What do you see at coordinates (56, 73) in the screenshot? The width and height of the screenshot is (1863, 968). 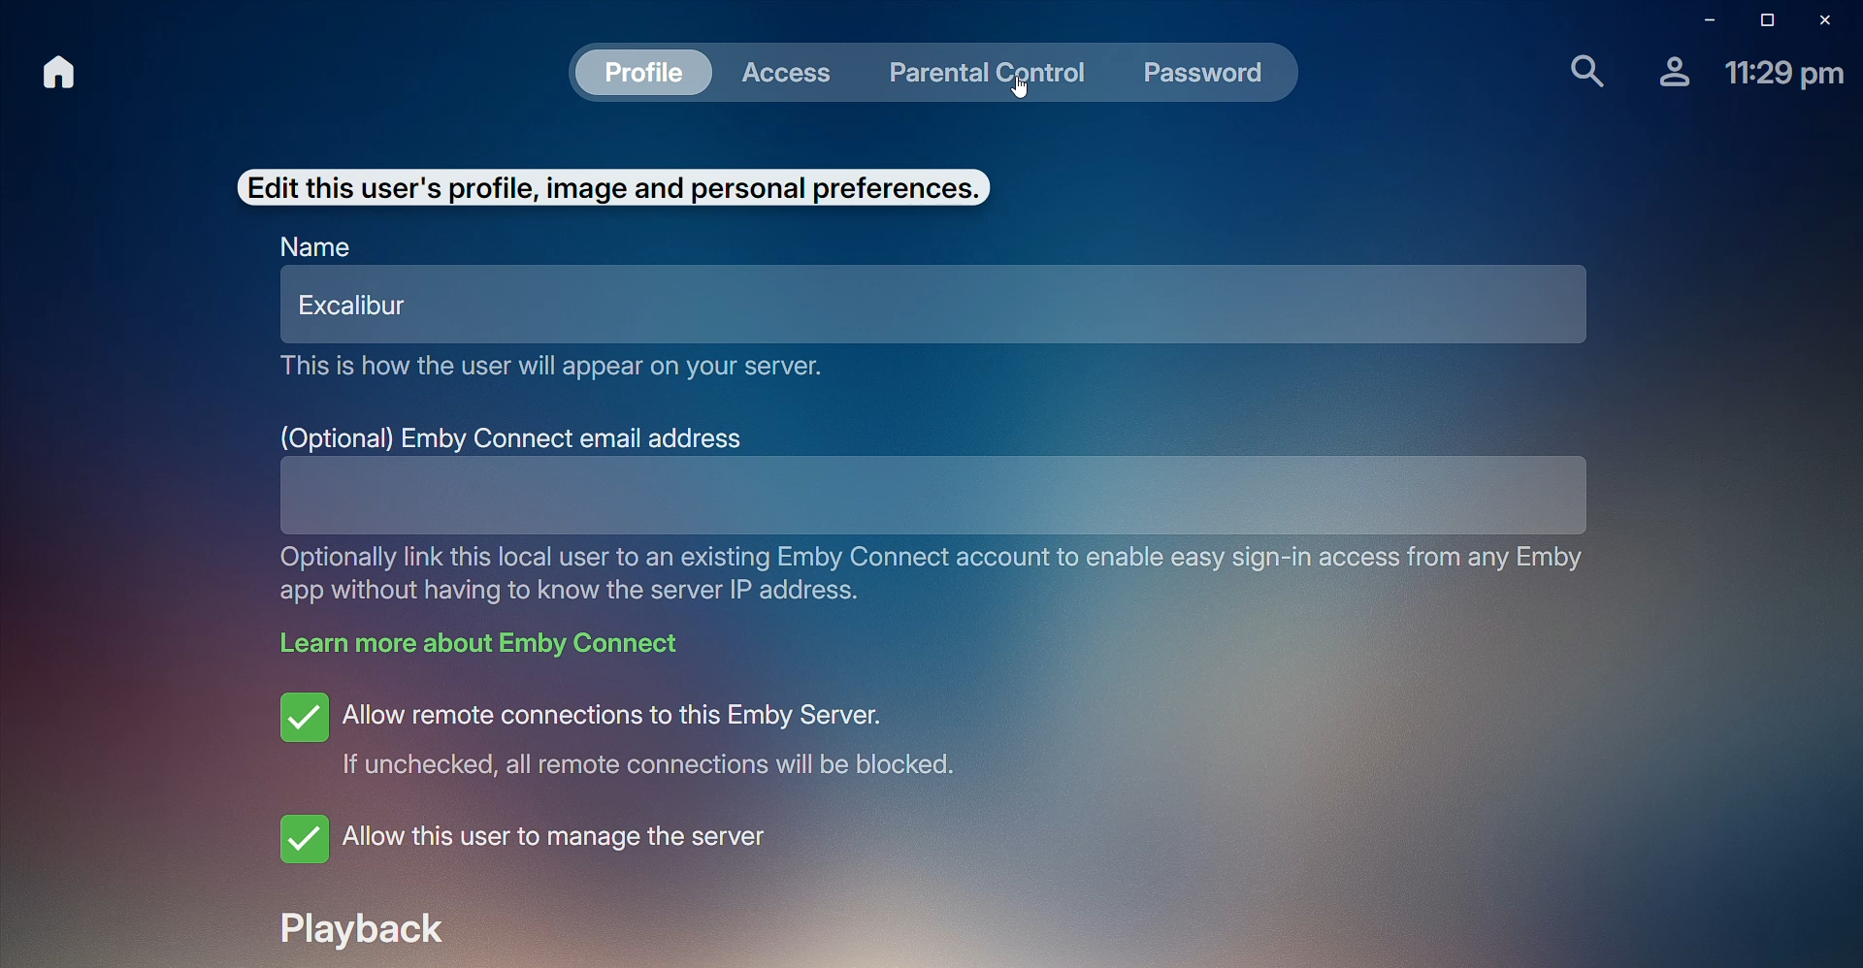 I see `Home` at bounding box center [56, 73].